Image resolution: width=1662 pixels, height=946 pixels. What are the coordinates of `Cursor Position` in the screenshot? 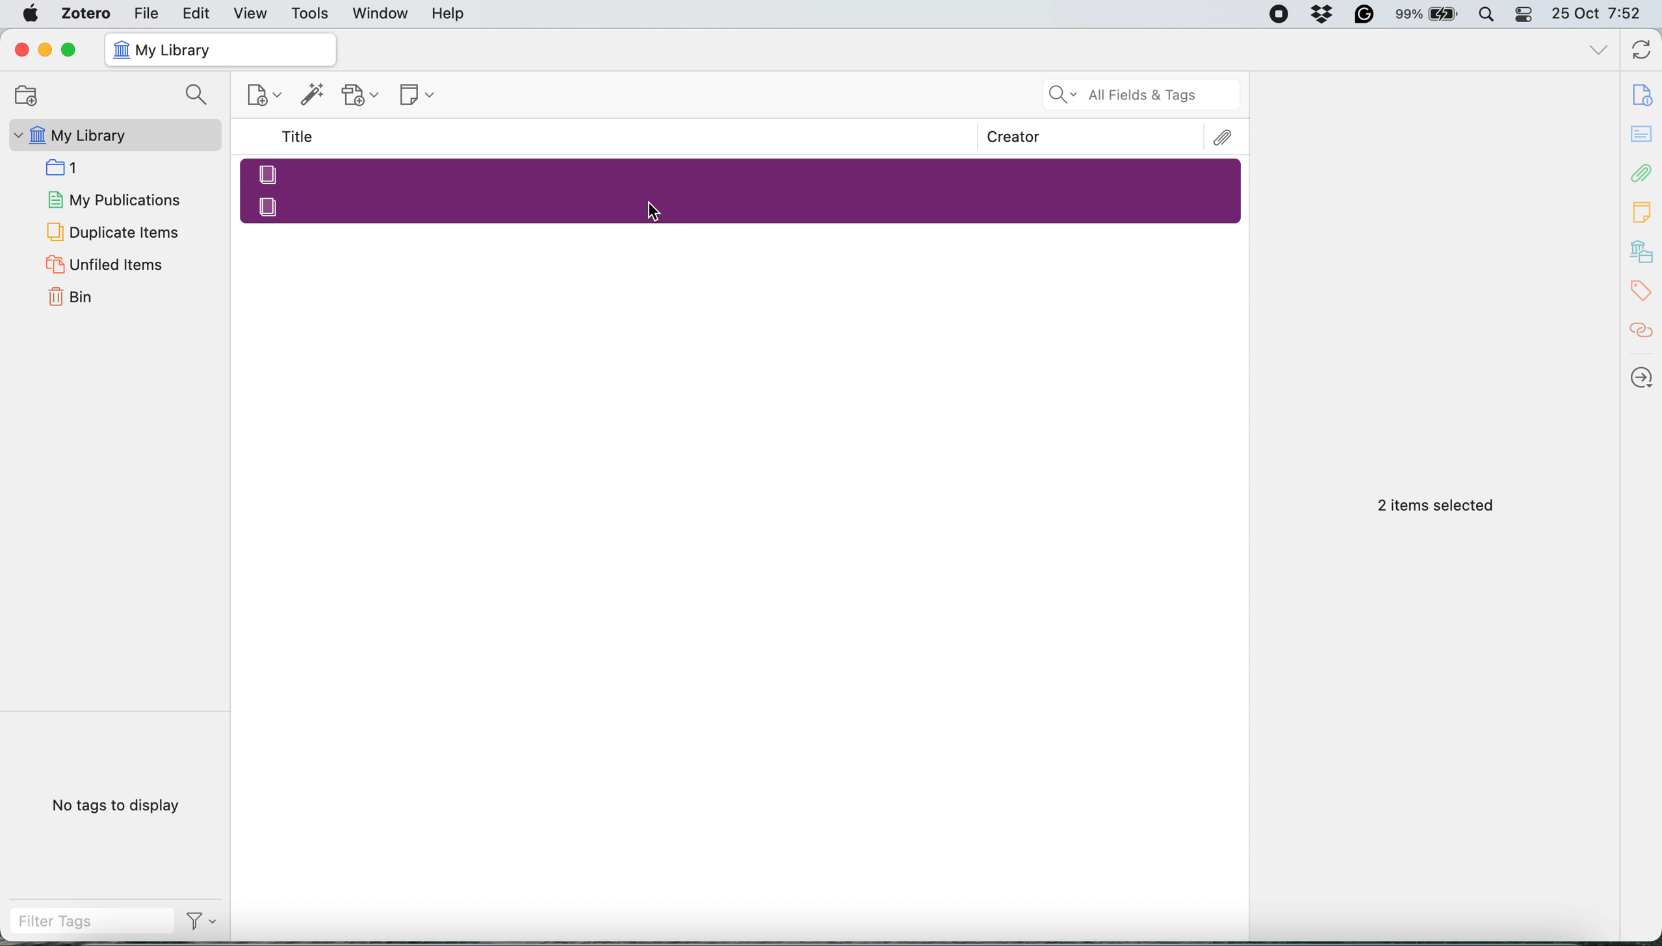 It's located at (653, 212).